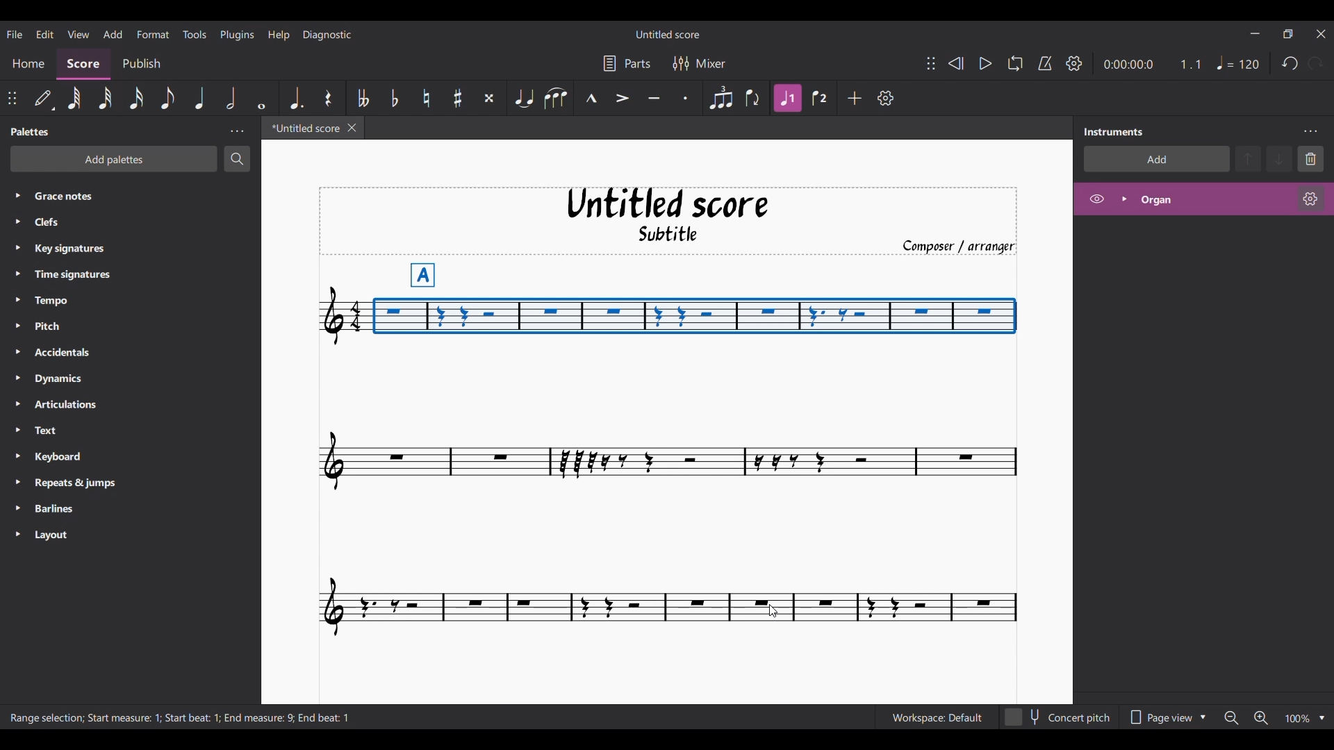 This screenshot has height=750, width=1334. Describe the element at coordinates (668, 203) in the screenshot. I see `Untitled score` at that location.